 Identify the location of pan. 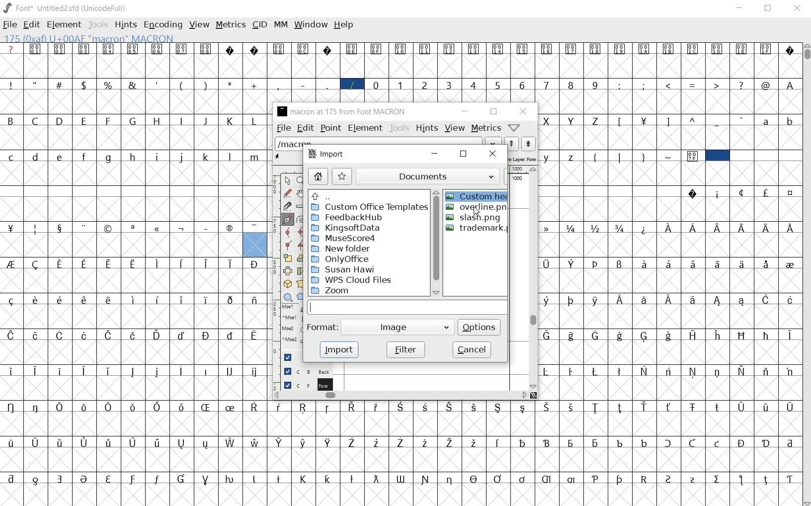
(300, 193).